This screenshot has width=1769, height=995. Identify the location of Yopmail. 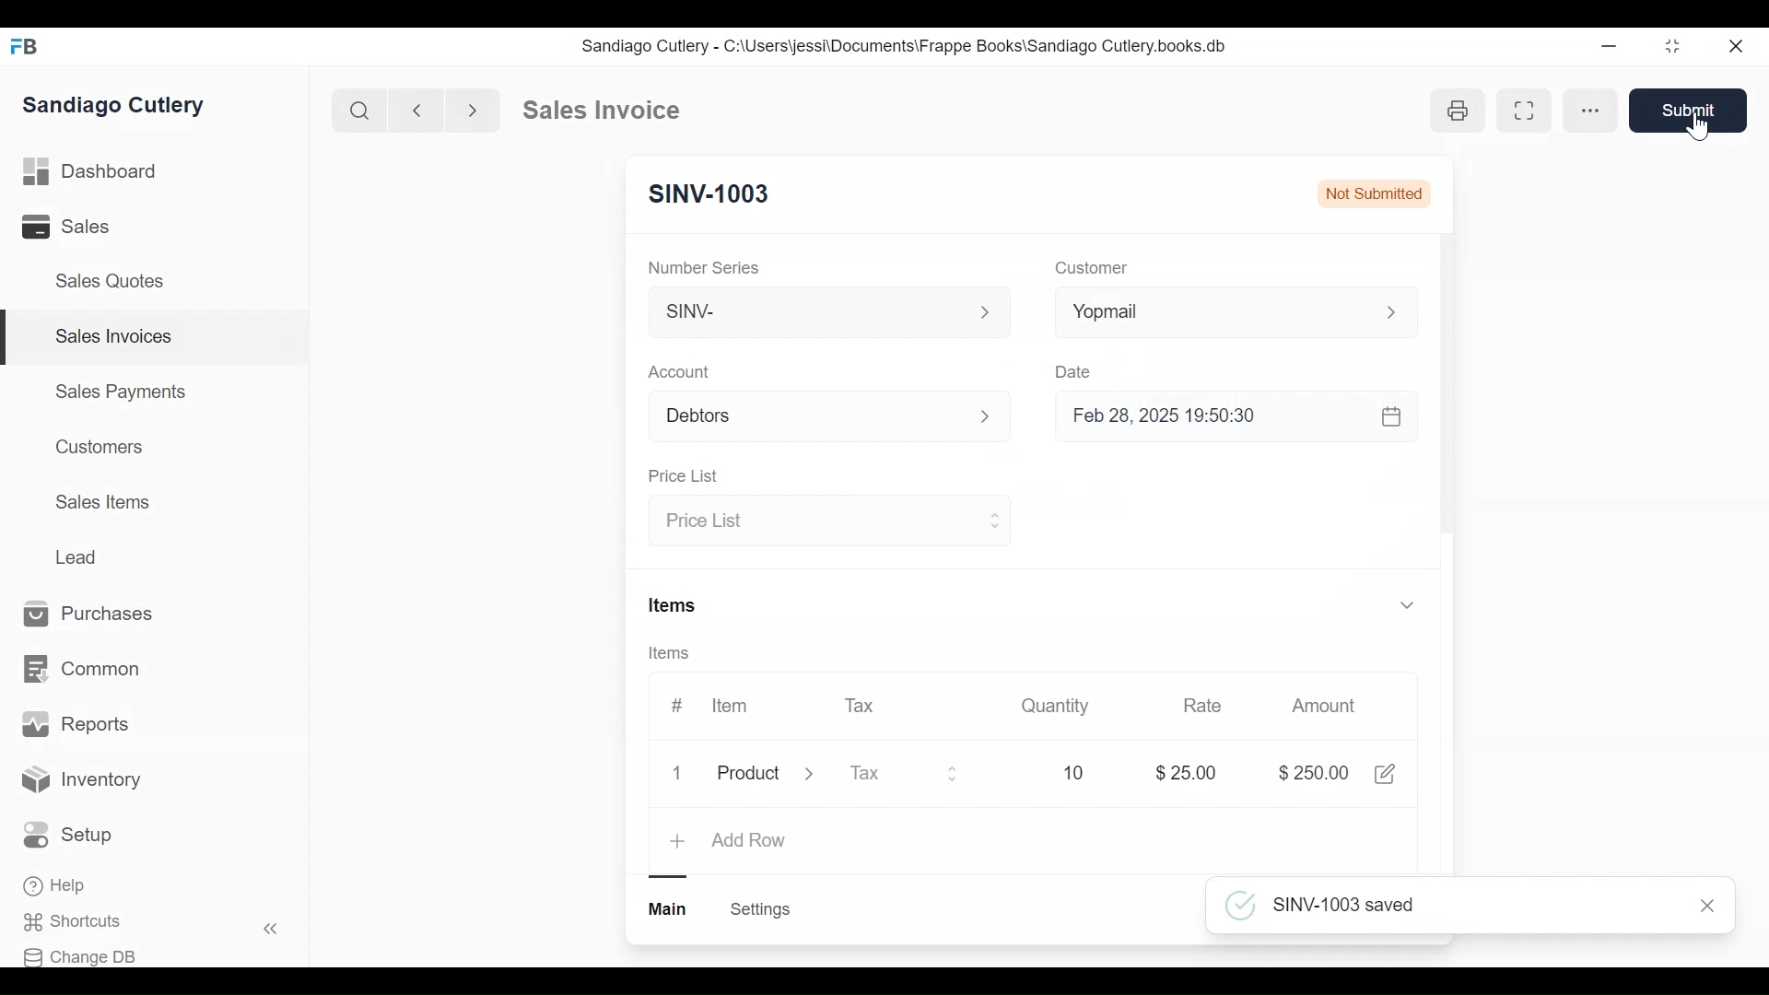
(1236, 311).